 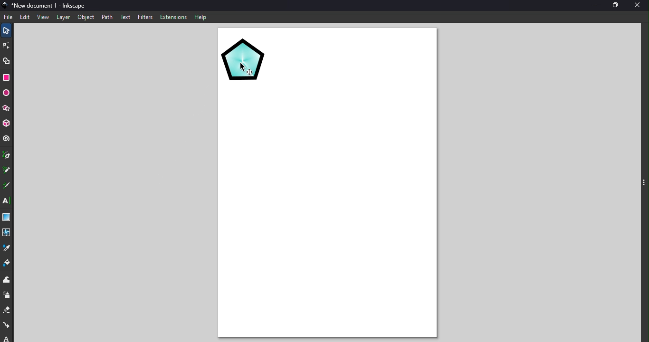 I want to click on lock, so click(x=7, y=338).